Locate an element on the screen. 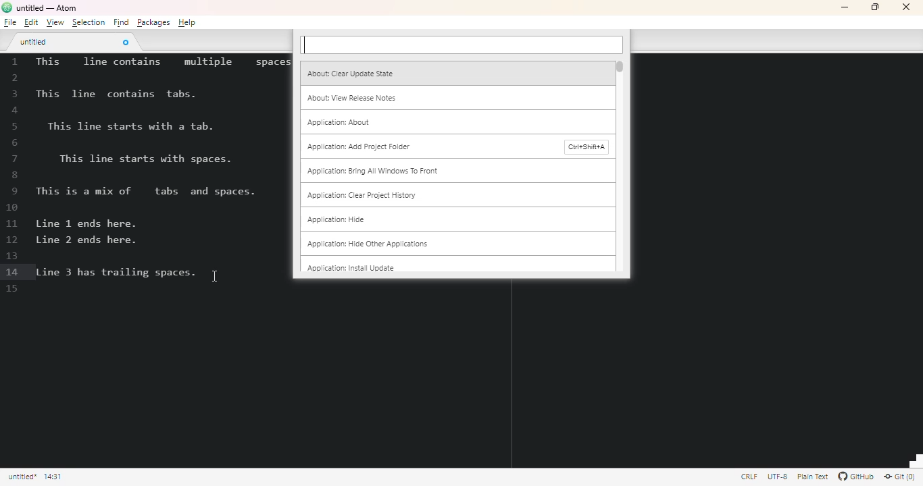 The height and width of the screenshot is (486, 923). application: hide is located at coordinates (336, 220).